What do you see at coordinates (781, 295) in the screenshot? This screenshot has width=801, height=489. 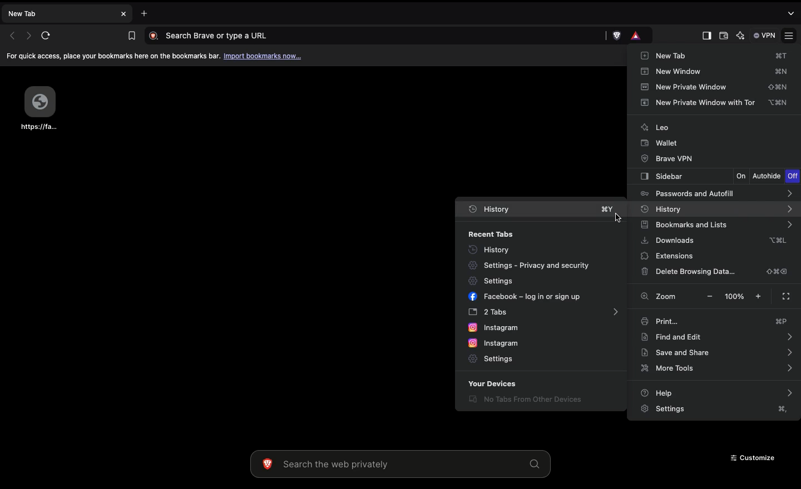 I see `Full screen` at bounding box center [781, 295].